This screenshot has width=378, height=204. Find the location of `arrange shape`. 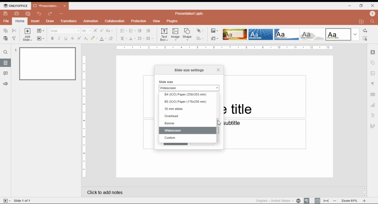

arrange shape is located at coordinates (200, 31).